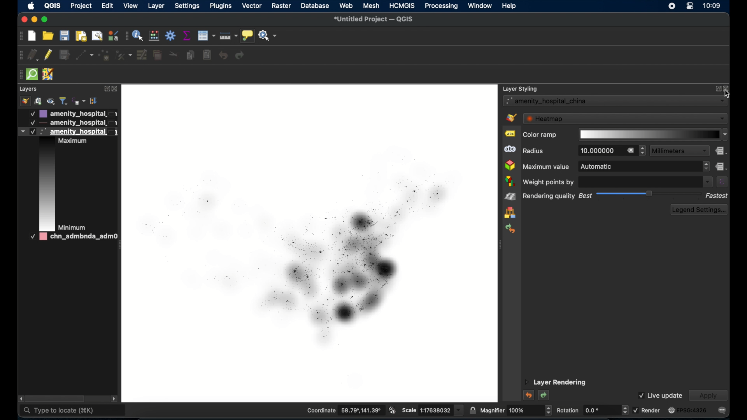  I want to click on weight points by, so click(548, 182).